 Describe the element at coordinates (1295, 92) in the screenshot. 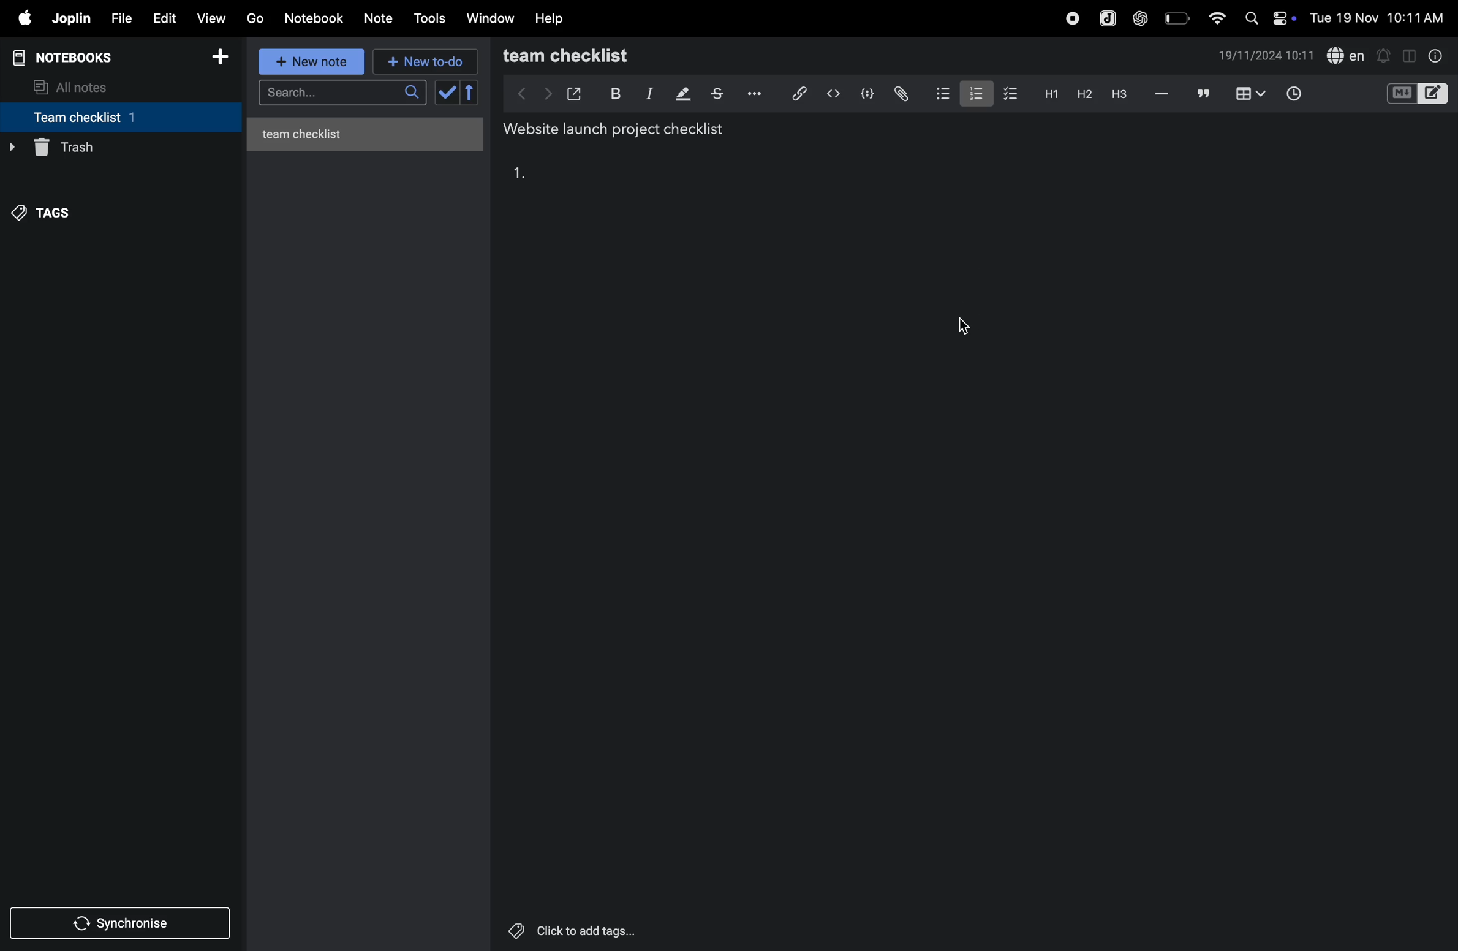

I see `time` at that location.